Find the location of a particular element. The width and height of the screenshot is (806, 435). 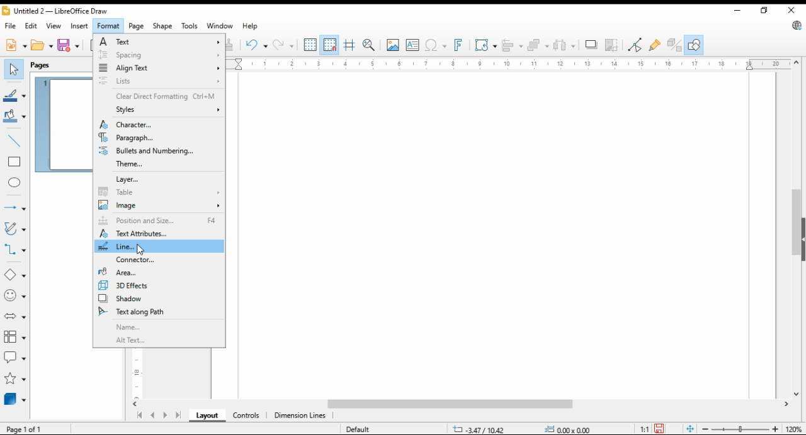

shape is located at coordinates (163, 26).